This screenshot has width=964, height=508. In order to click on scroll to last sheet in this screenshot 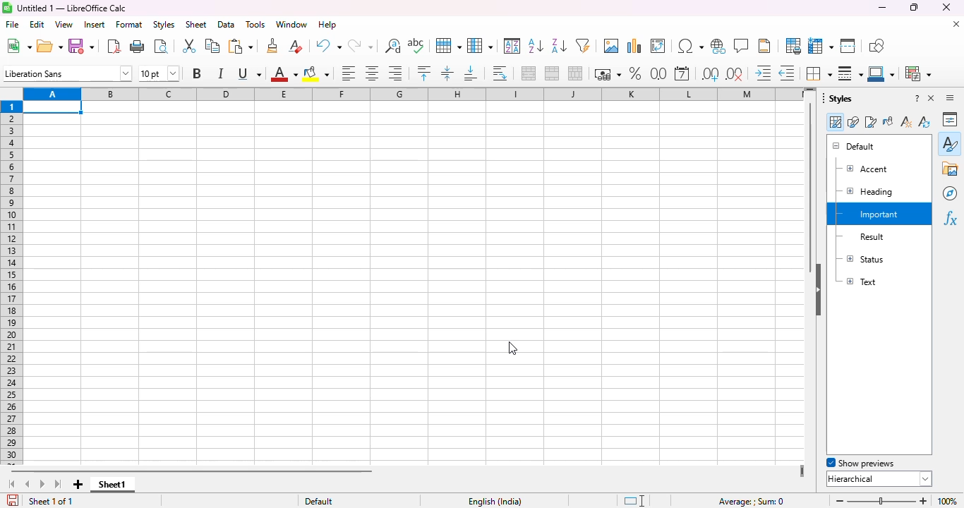, I will do `click(59, 485)`.